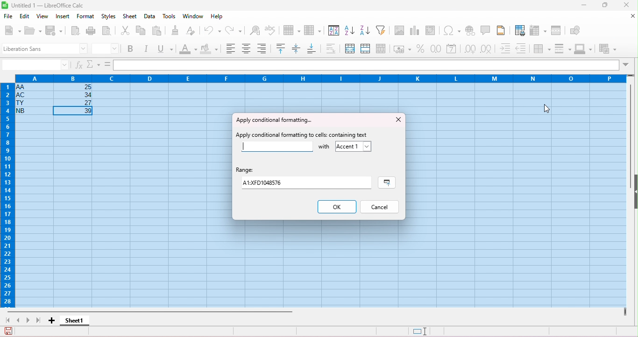 The image size is (638, 337). Describe the element at coordinates (217, 16) in the screenshot. I see `help` at that location.